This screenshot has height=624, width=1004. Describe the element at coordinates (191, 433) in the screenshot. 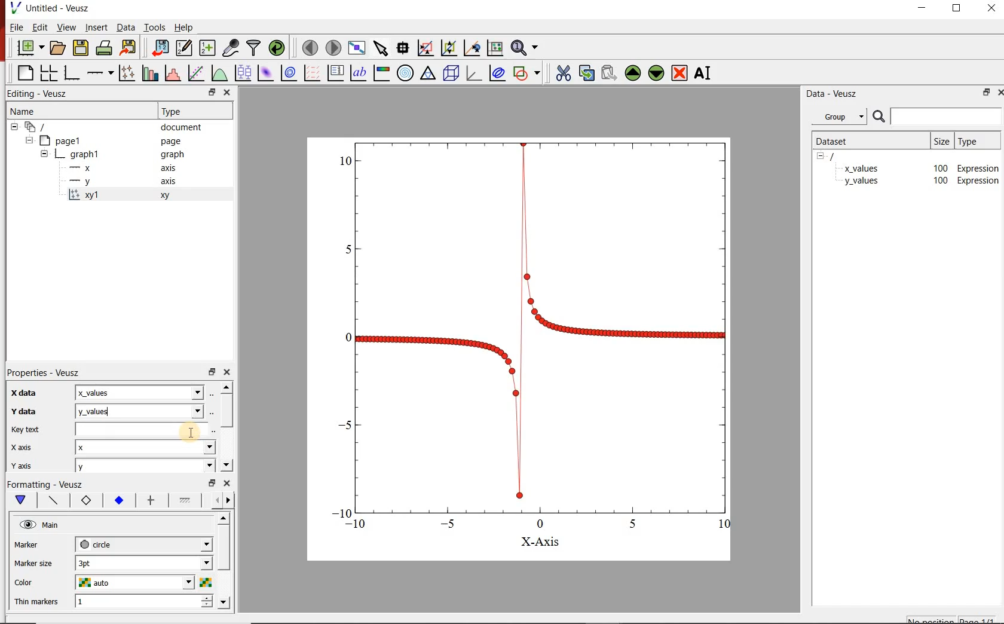

I see `cursor` at that location.